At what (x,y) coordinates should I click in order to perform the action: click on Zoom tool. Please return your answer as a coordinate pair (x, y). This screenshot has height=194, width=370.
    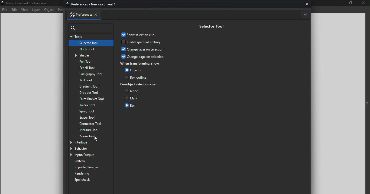
    Looking at the image, I should click on (86, 136).